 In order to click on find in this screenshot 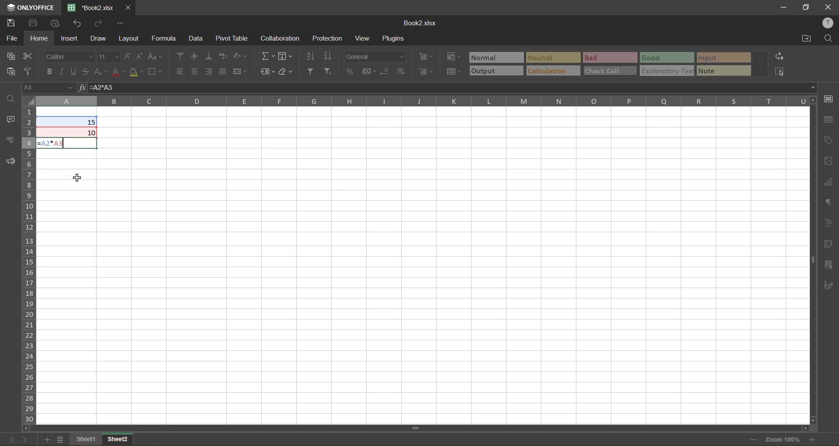, I will do `click(12, 99)`.